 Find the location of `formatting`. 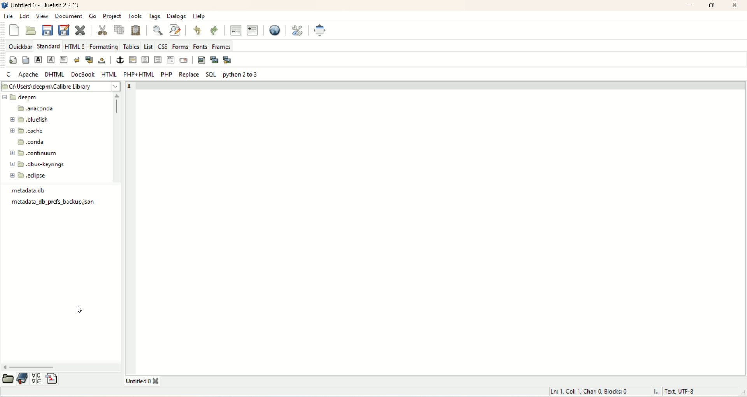

formatting is located at coordinates (103, 47).